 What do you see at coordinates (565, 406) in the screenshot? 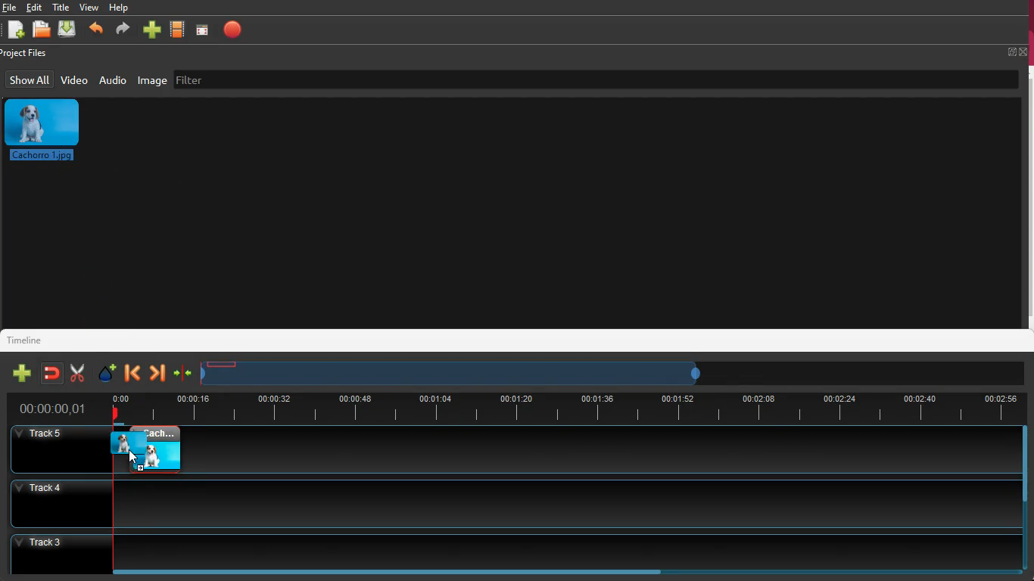
I see `time` at bounding box center [565, 406].